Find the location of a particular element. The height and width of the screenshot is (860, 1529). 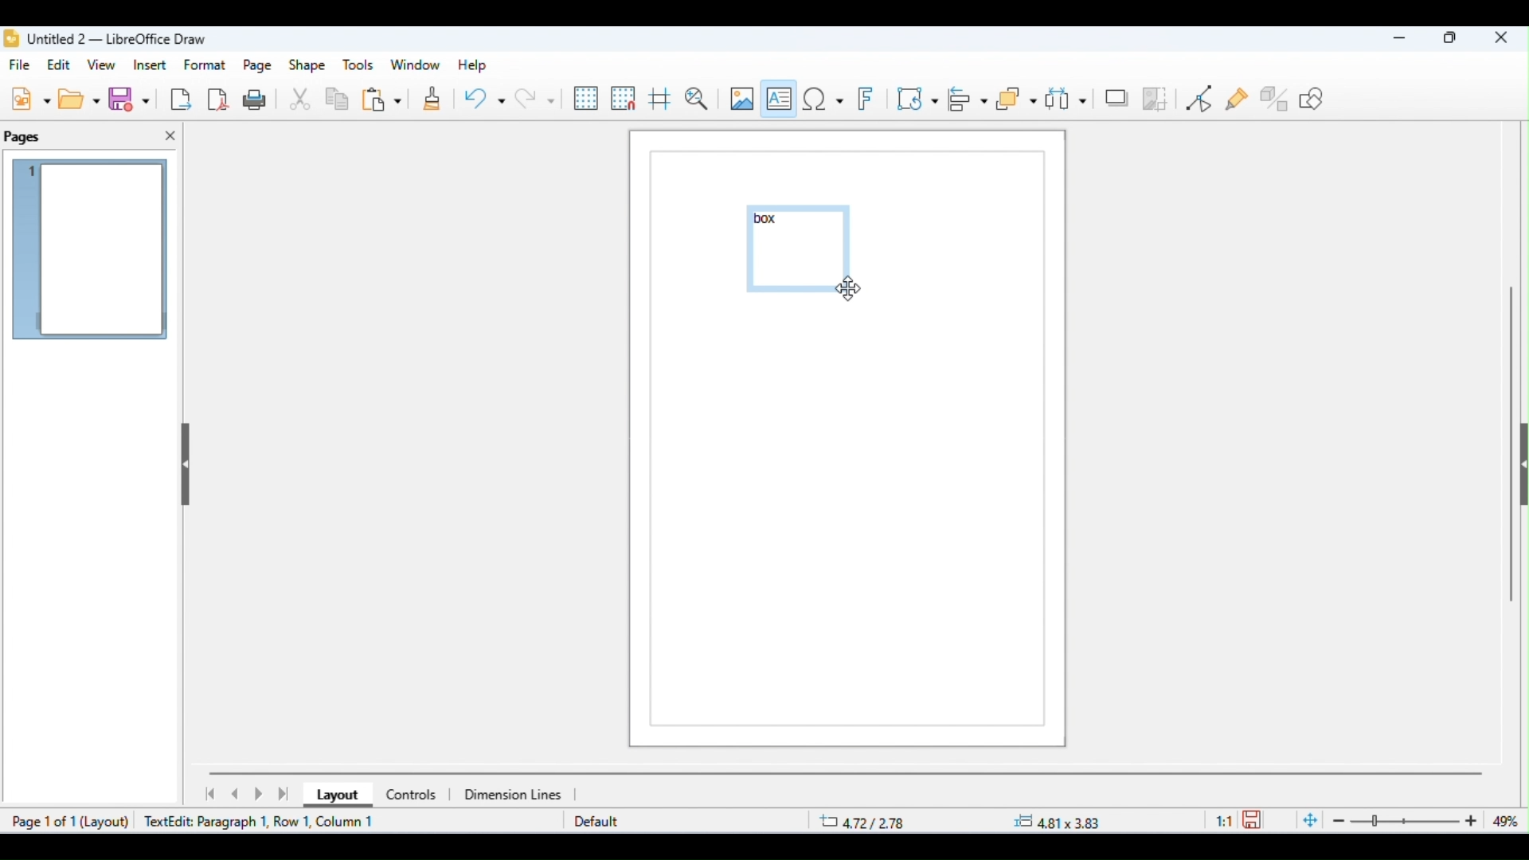

close is located at coordinates (170, 136).